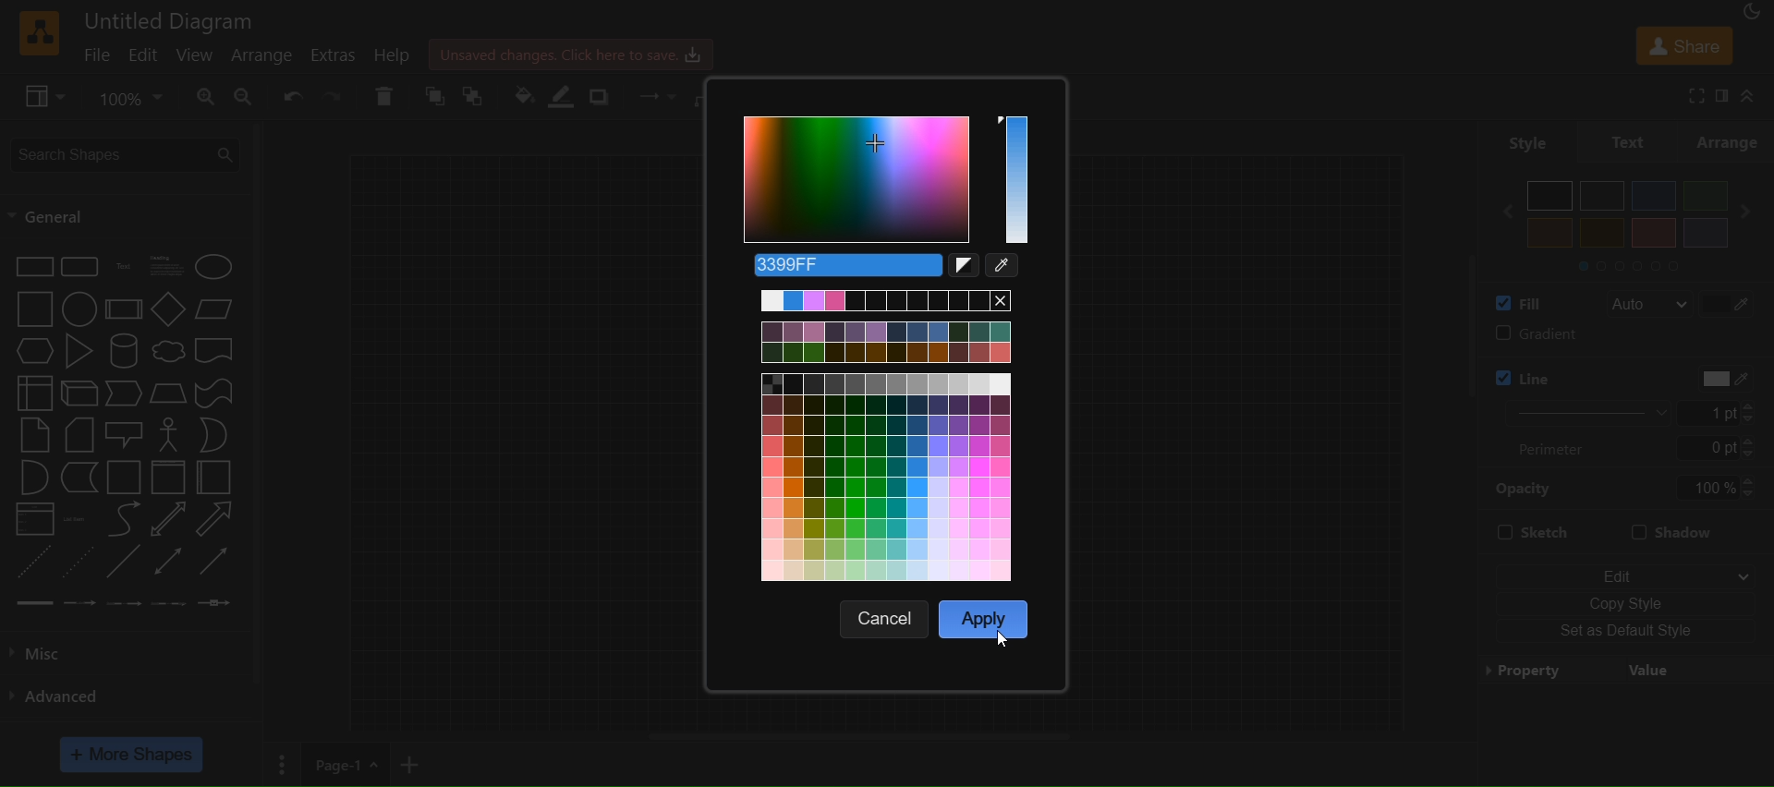  Describe the element at coordinates (218, 309) in the screenshot. I see `parallelogram` at that location.